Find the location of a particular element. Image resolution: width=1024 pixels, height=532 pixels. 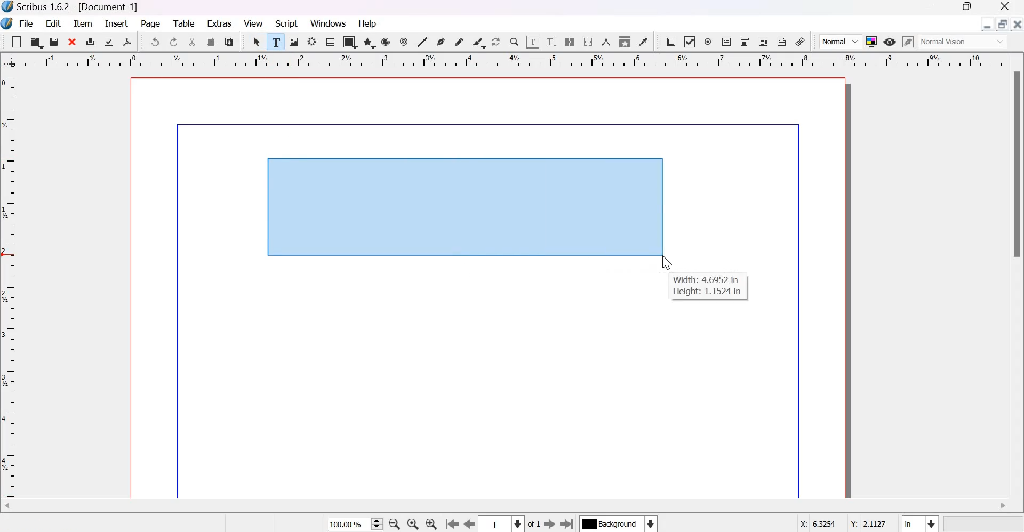

PDF radio button is located at coordinates (708, 42).